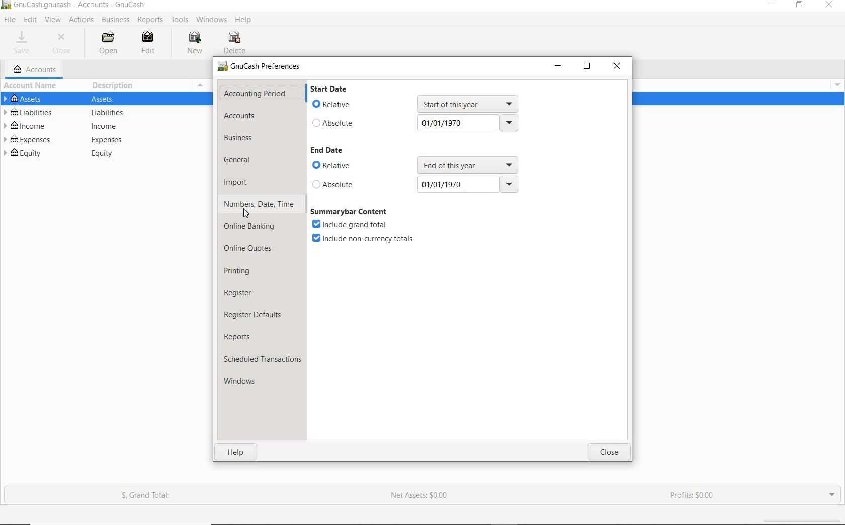  What do you see at coordinates (259, 204) in the screenshot?
I see `numbers, date, time` at bounding box center [259, 204].